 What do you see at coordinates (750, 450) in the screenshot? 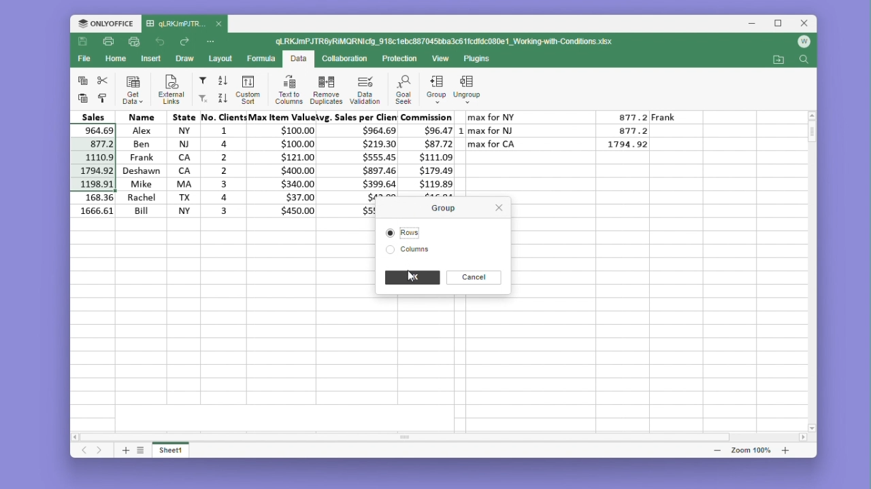
I see `zoom bar` at bounding box center [750, 450].